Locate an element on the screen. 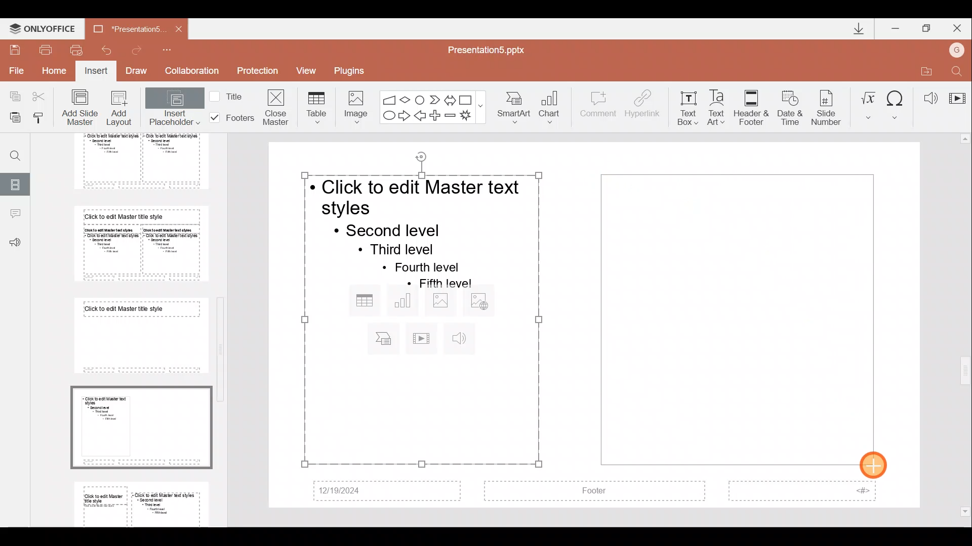  Comments is located at coordinates (15, 215).